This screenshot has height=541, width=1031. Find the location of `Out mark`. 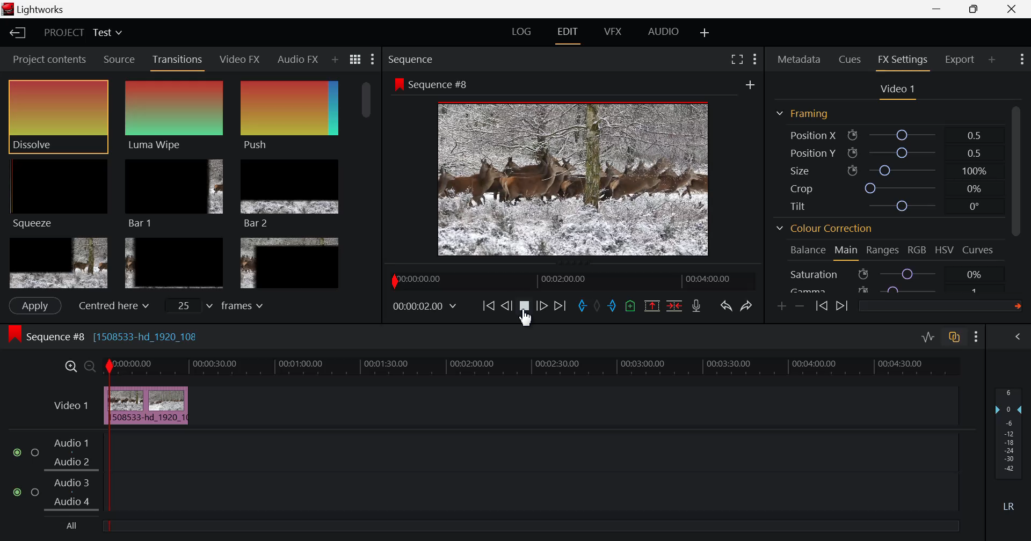

Out mark is located at coordinates (612, 306).